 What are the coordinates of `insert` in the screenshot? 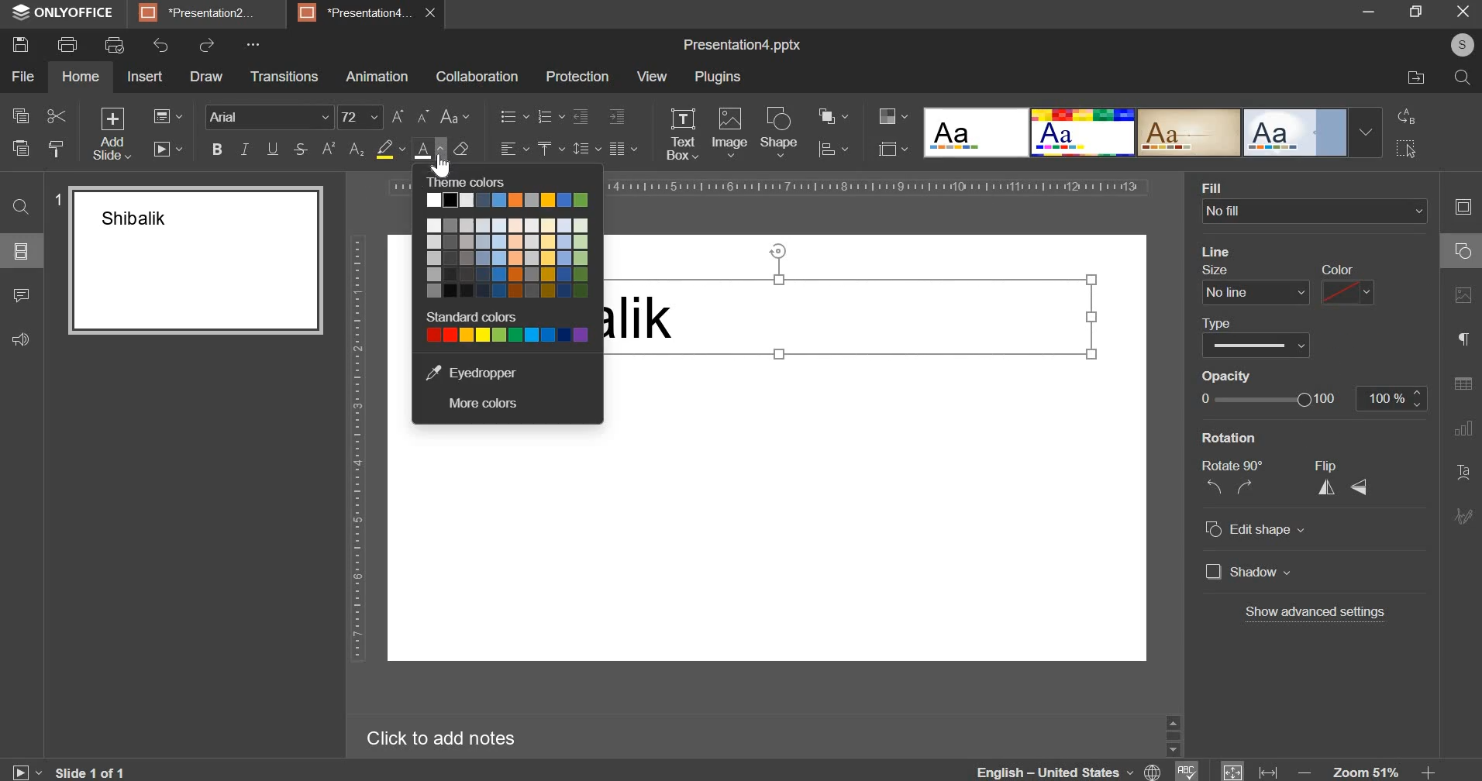 It's located at (146, 76).